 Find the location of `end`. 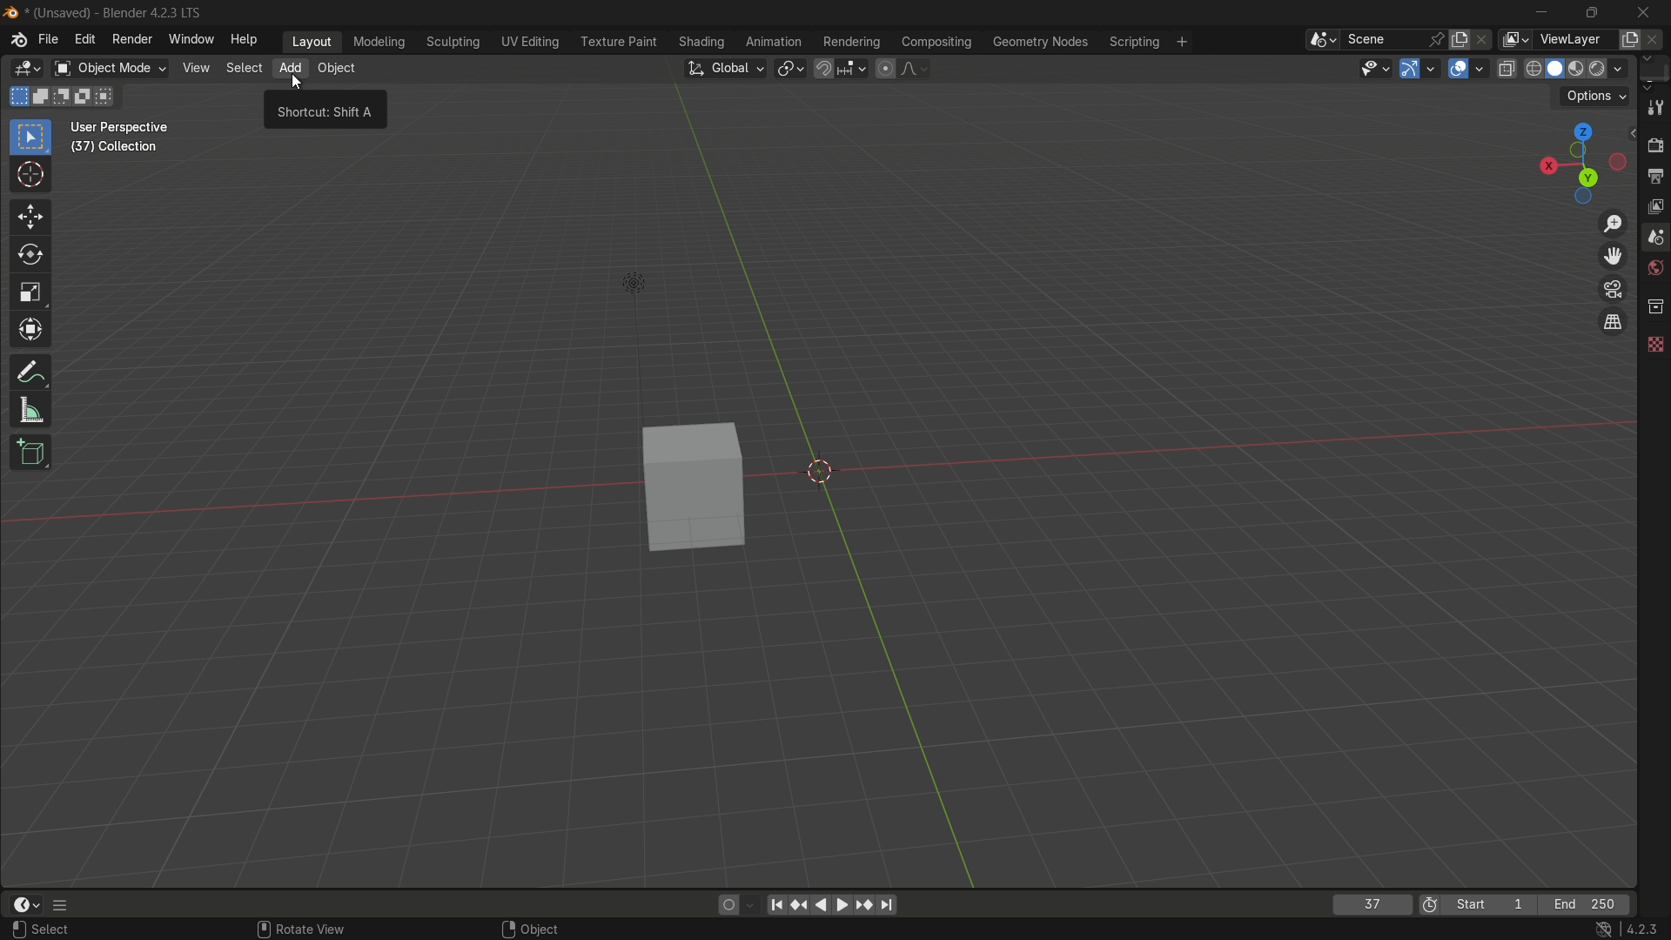

end is located at coordinates (1589, 905).